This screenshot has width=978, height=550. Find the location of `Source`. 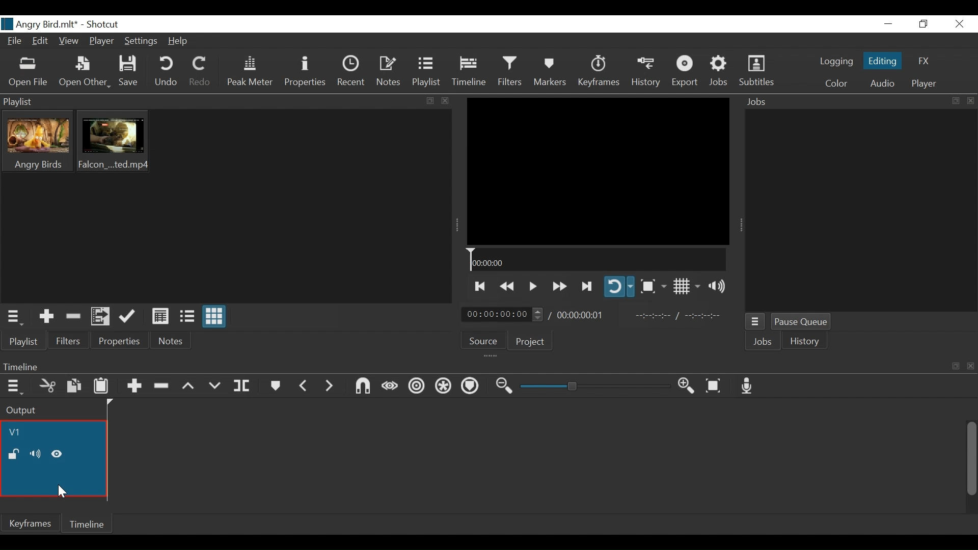

Source is located at coordinates (482, 339).